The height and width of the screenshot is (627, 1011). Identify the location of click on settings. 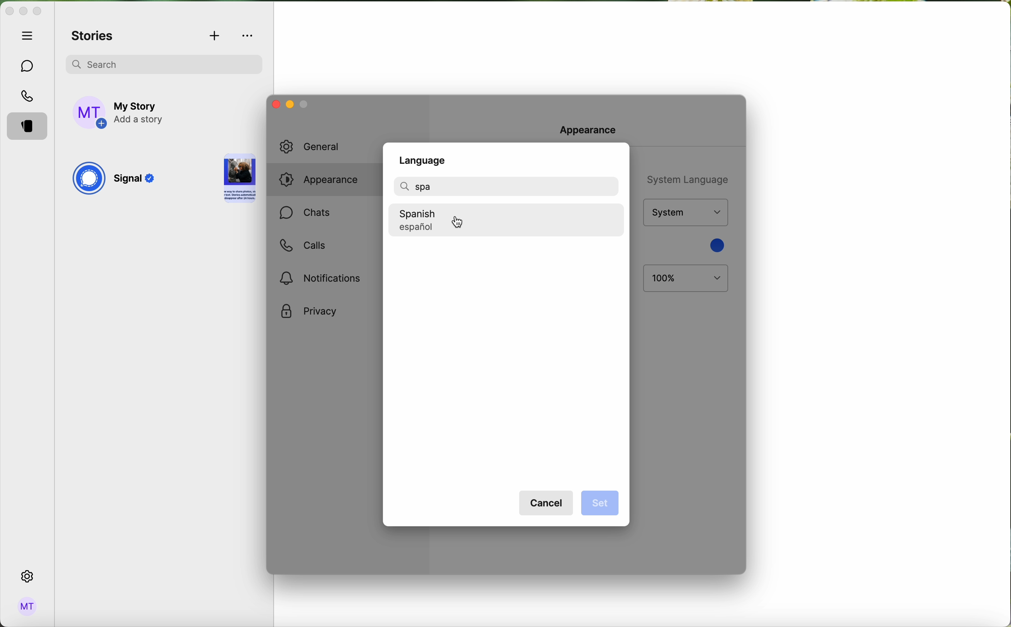
(28, 577).